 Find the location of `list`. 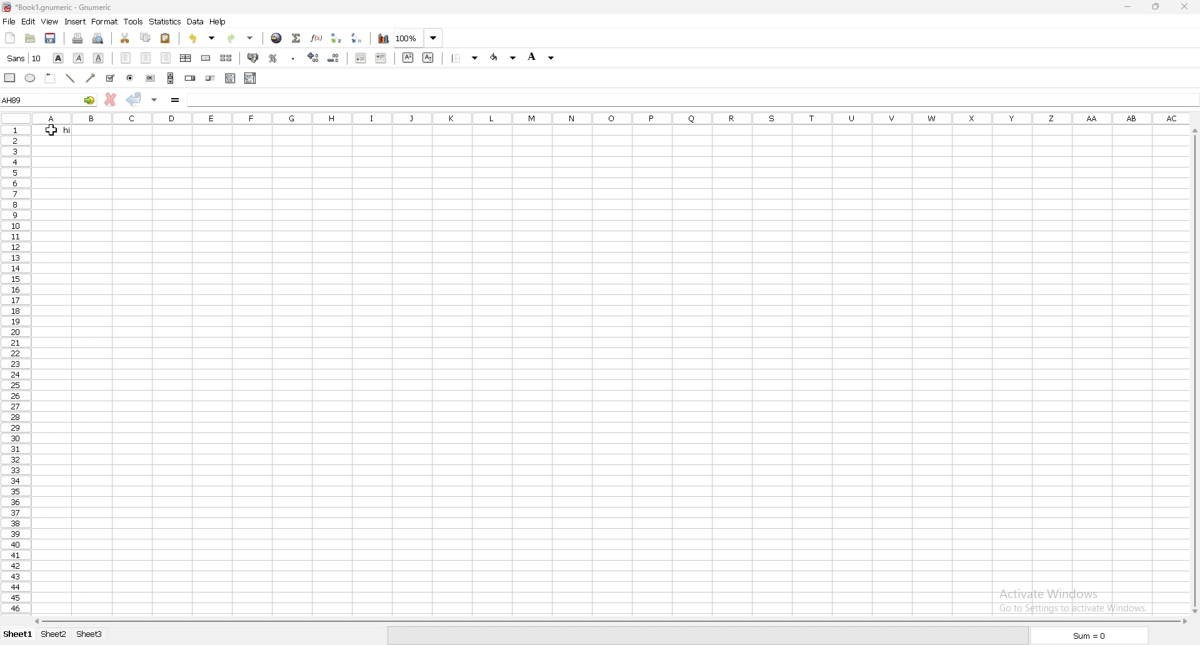

list is located at coordinates (231, 78).